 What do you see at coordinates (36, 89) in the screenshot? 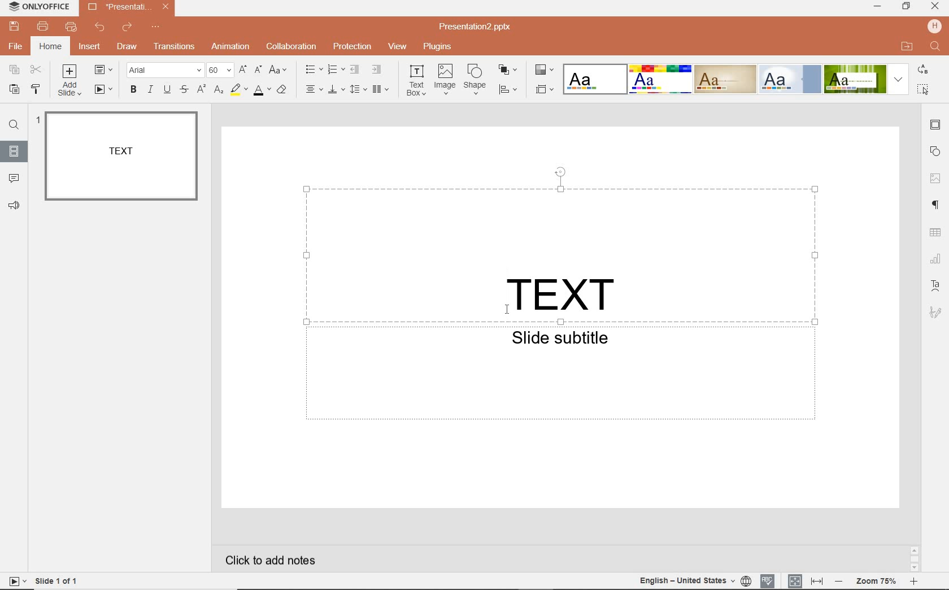
I see `COPY STYLE` at bounding box center [36, 89].